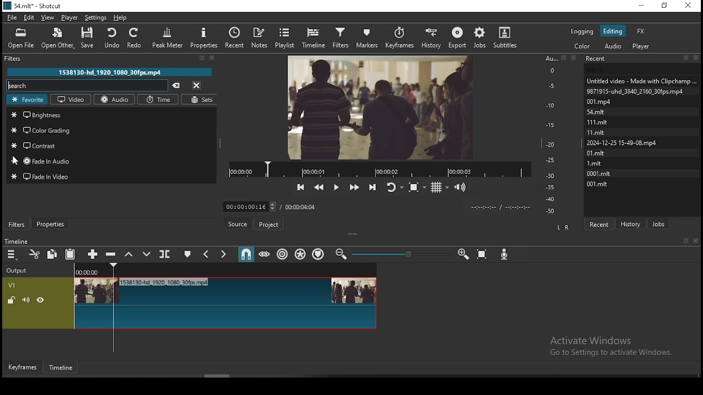 Image resolution: width=703 pixels, height=395 pixels. Describe the element at coordinates (15, 242) in the screenshot. I see `timeline` at that location.